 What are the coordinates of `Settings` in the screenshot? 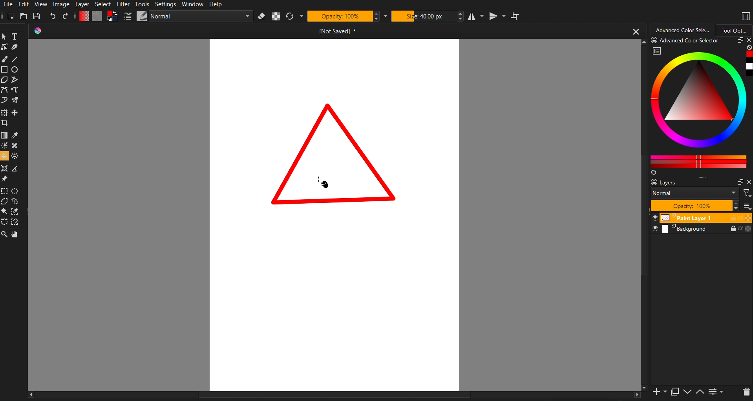 It's located at (166, 5).